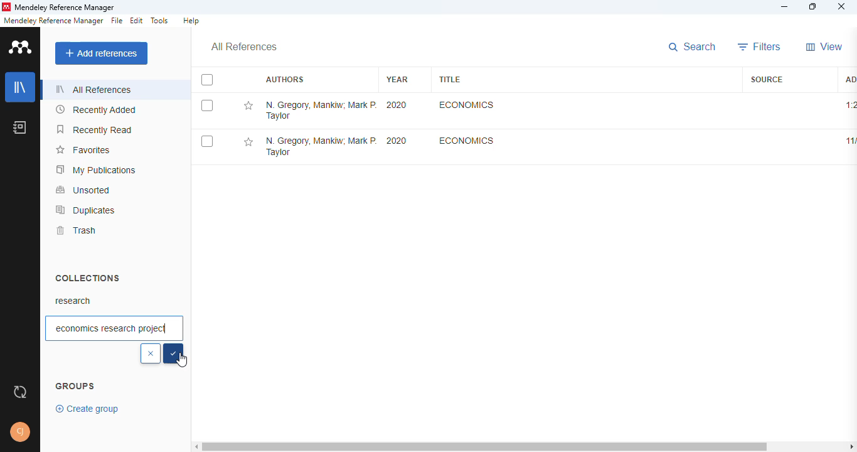 This screenshot has width=857, height=452. Describe the element at coordinates (183, 360) in the screenshot. I see `cursor` at that location.